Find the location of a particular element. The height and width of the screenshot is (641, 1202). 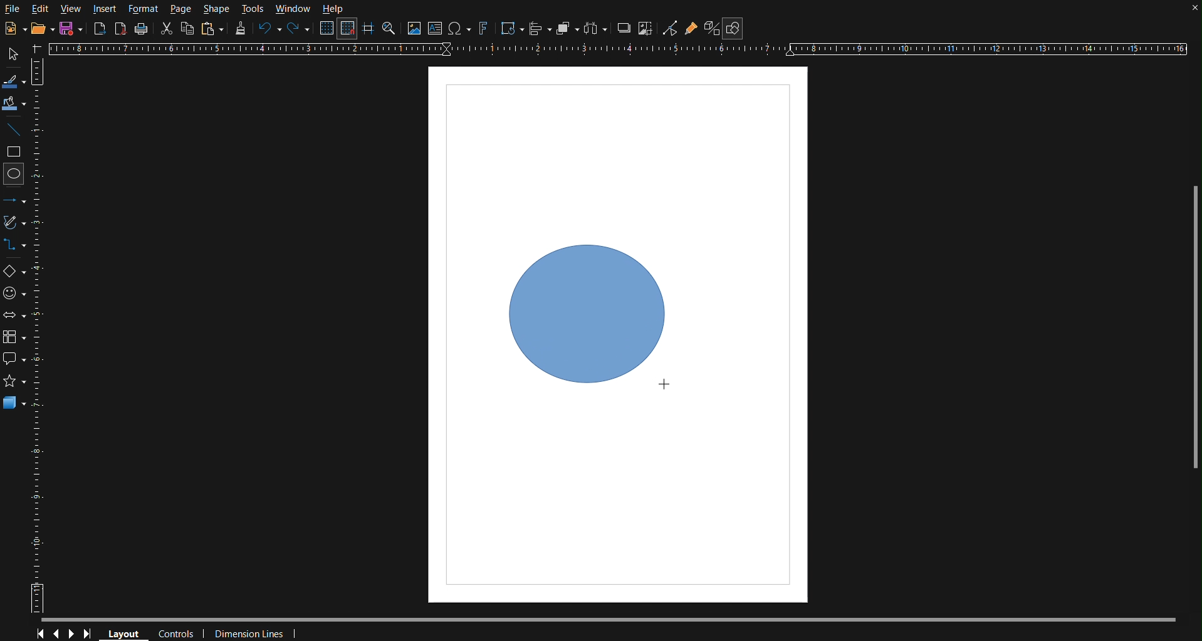

Callout Shapes is located at coordinates (14, 357).